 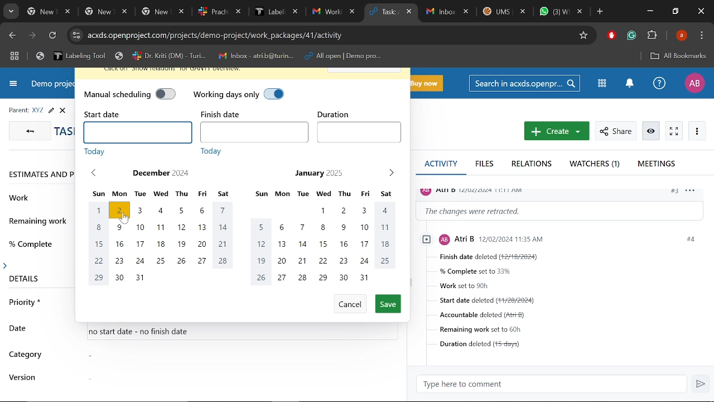 What do you see at coordinates (561, 210) in the screenshot?
I see `Change information` at bounding box center [561, 210].